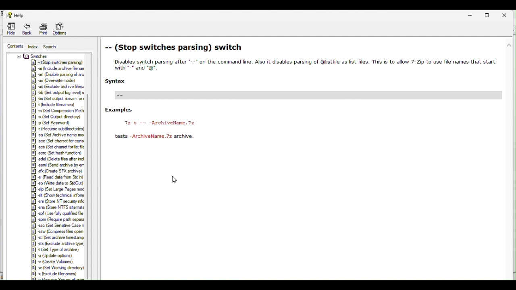  Describe the element at coordinates (58, 75) in the screenshot. I see `` at that location.